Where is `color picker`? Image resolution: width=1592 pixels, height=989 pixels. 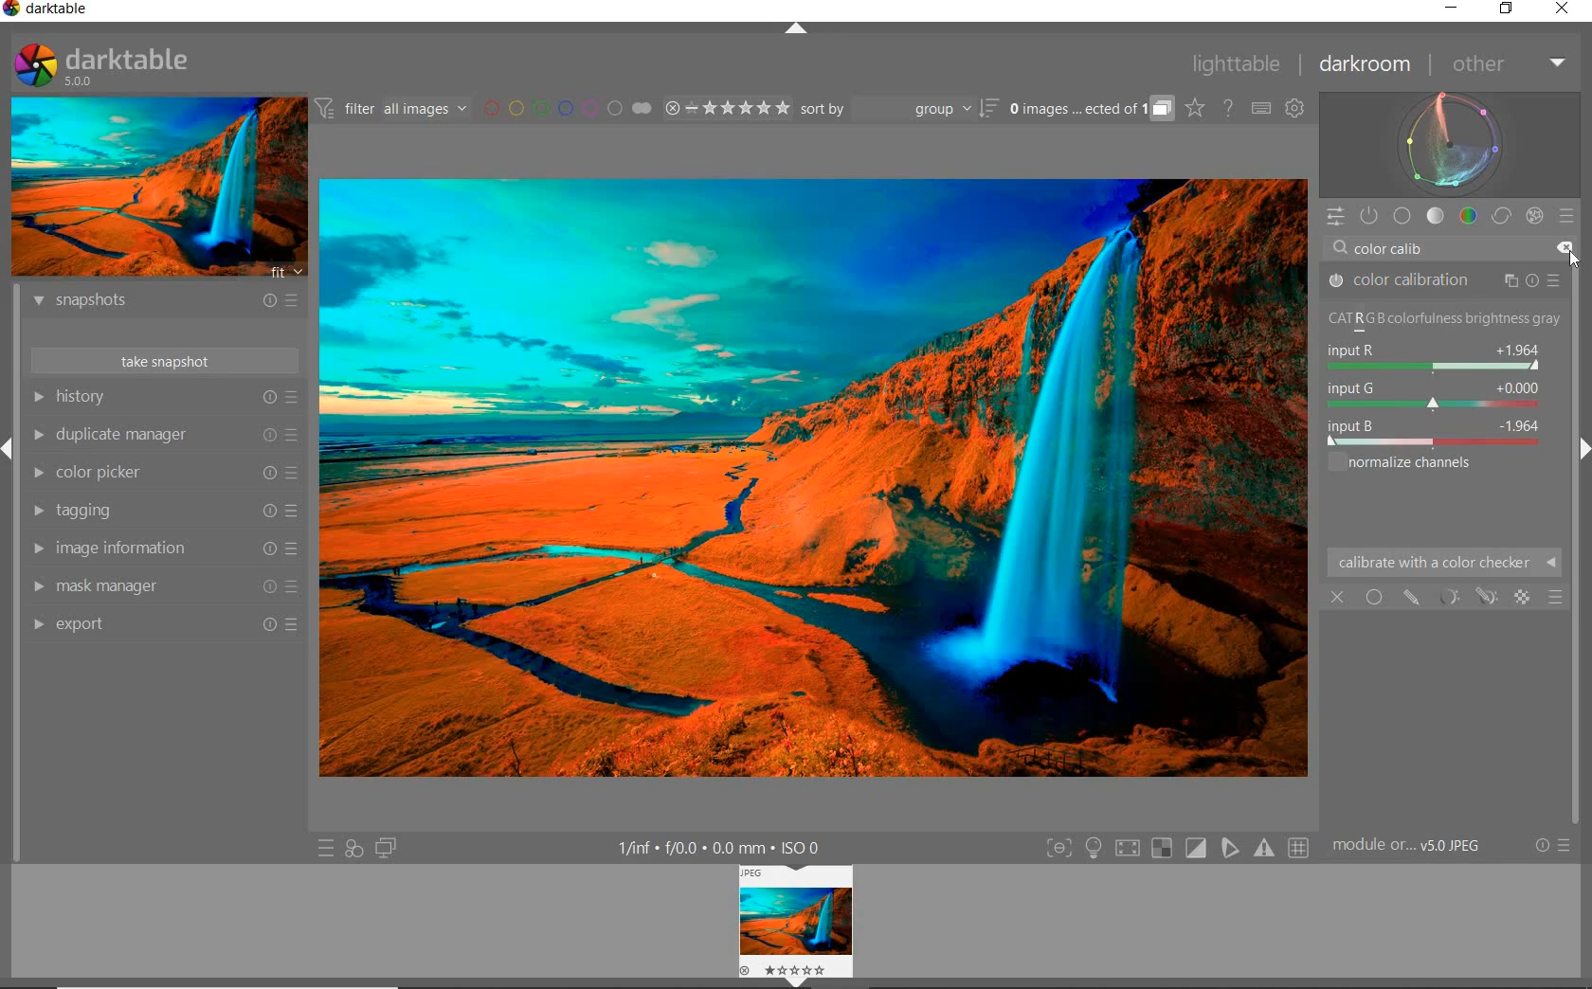 color picker is located at coordinates (163, 473).